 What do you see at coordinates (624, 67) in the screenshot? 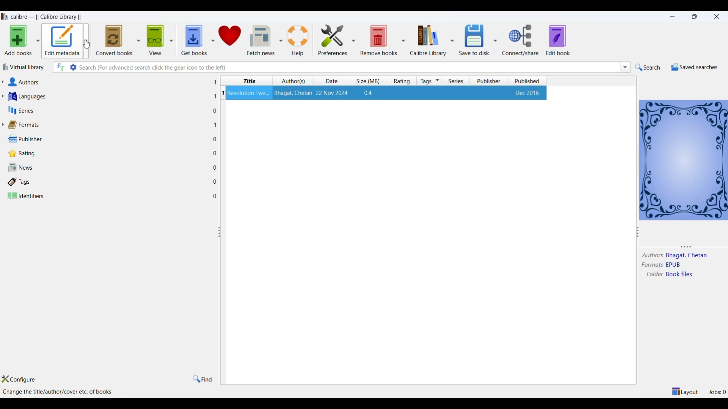
I see `search dropdown button` at bounding box center [624, 67].